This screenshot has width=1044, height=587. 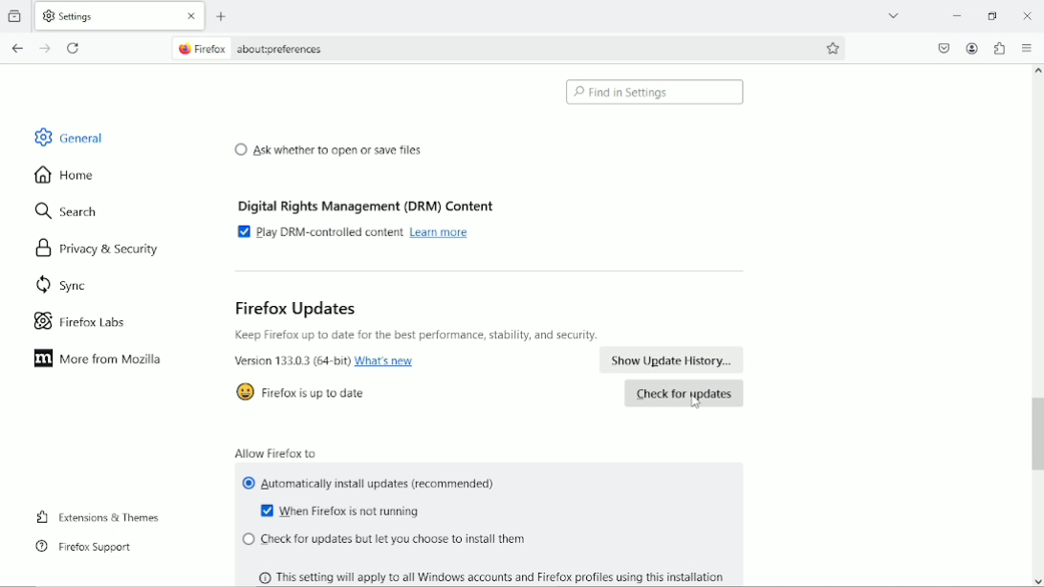 I want to click on sync, so click(x=60, y=287).